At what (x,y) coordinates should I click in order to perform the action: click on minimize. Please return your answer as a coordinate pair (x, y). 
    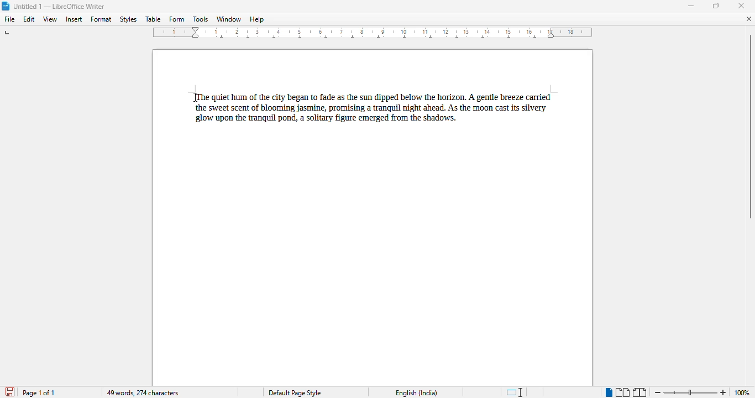
    Looking at the image, I should click on (691, 7).